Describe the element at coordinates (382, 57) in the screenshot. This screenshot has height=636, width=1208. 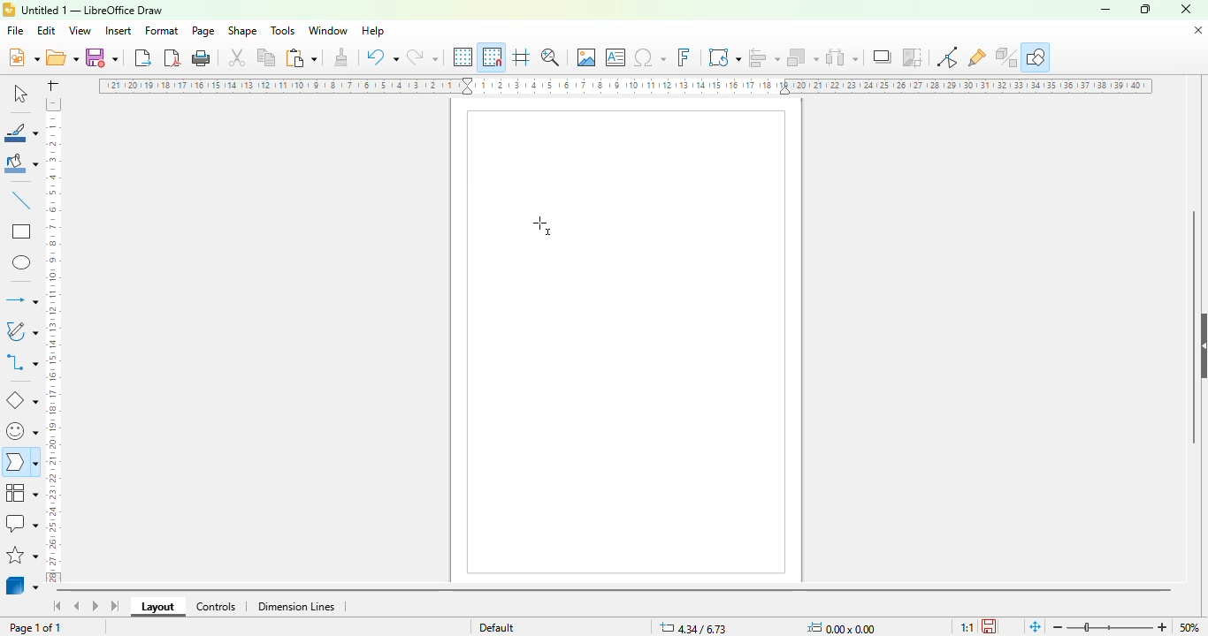
I see `undo` at that location.